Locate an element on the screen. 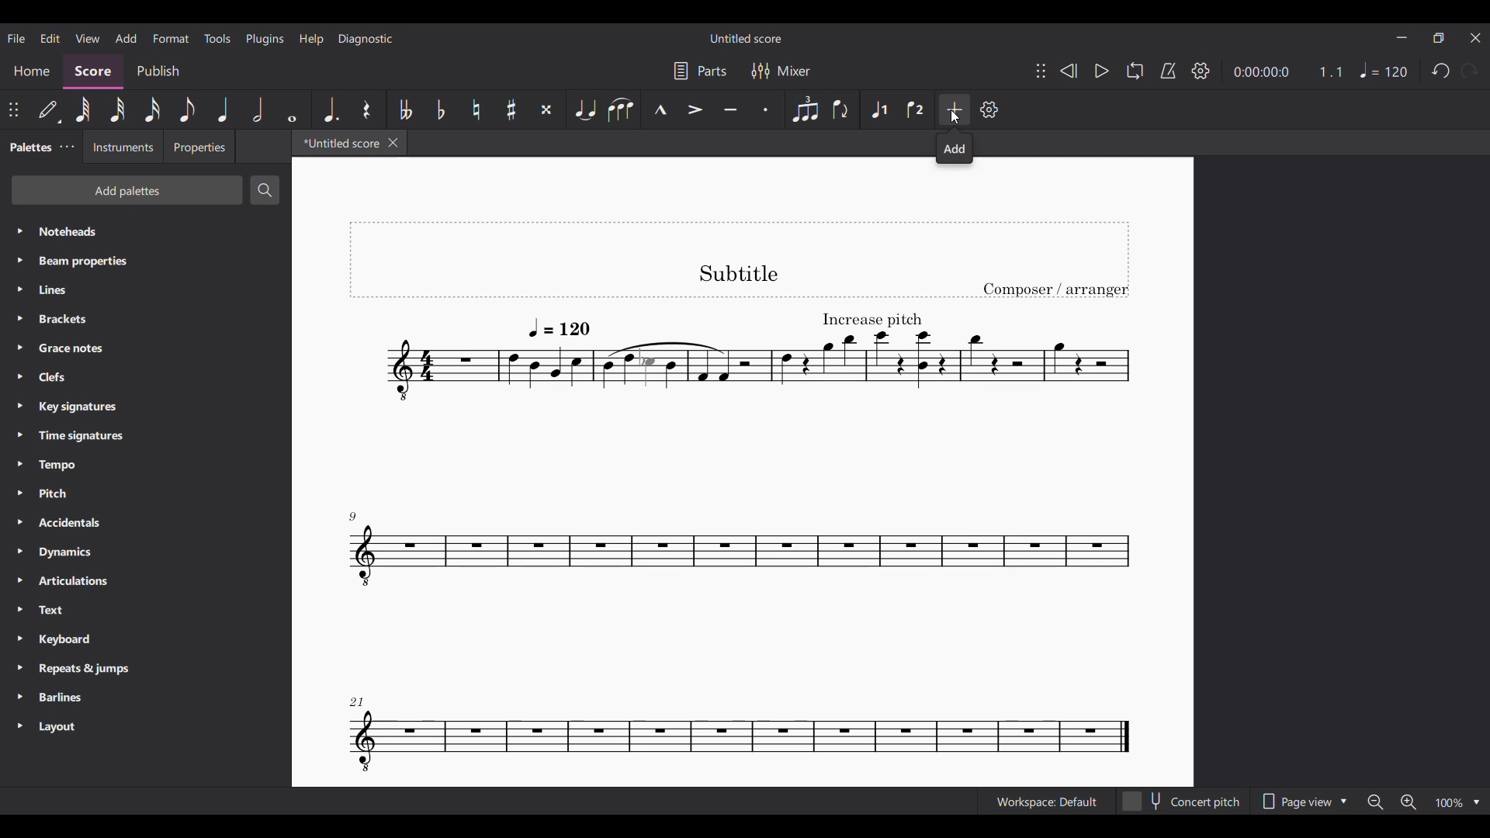 The image size is (1490, 838). 64th note is located at coordinates (83, 109).